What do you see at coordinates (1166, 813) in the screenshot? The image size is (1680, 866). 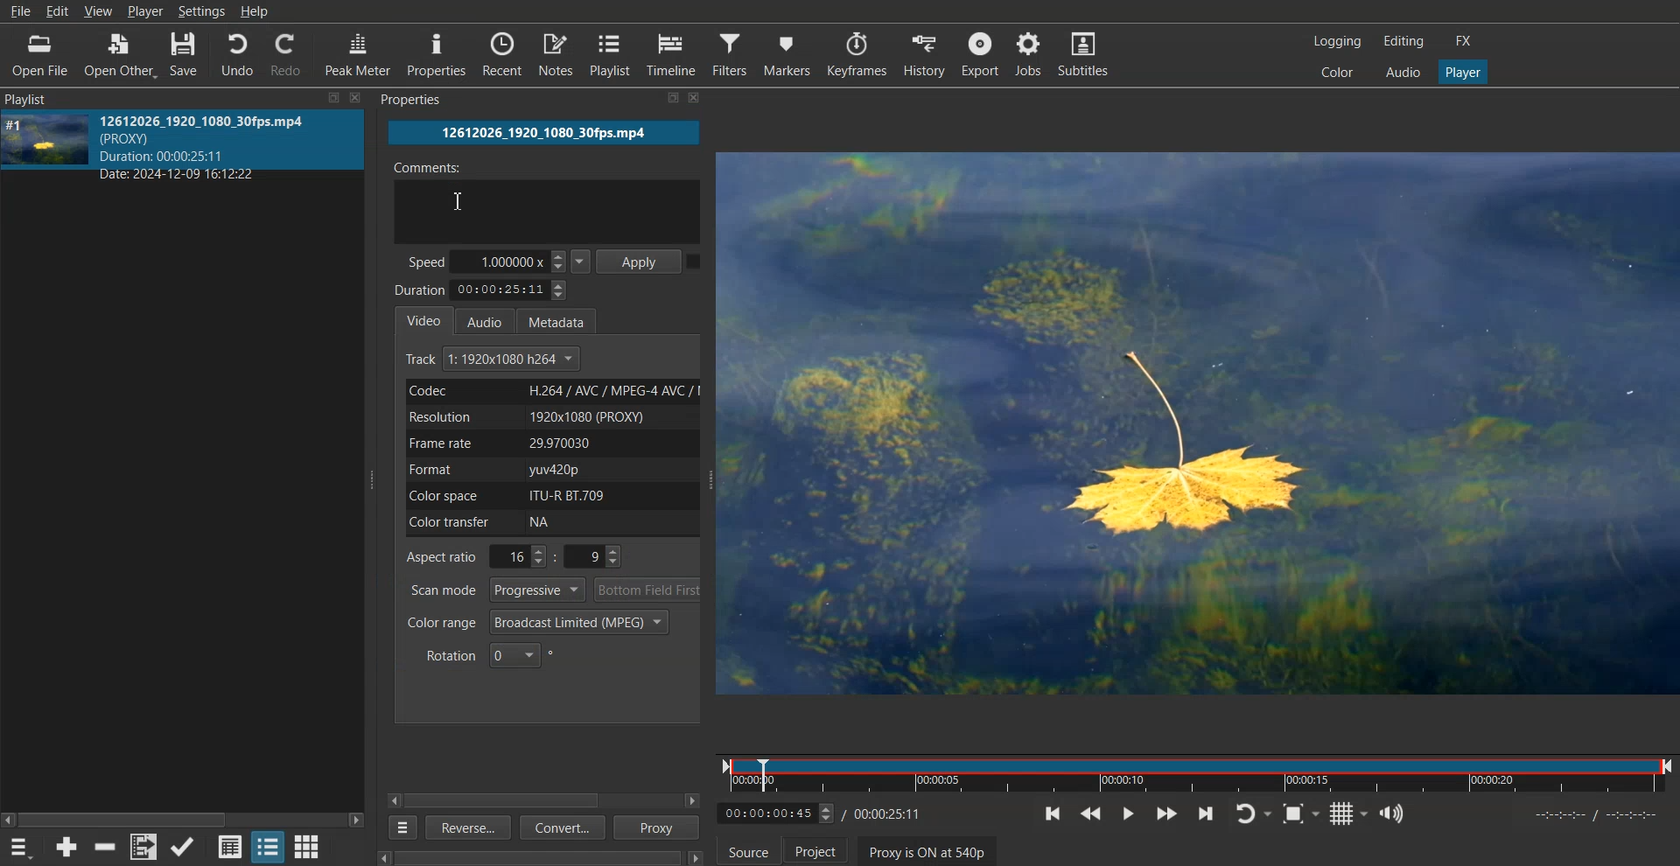 I see `Play Forward` at bounding box center [1166, 813].